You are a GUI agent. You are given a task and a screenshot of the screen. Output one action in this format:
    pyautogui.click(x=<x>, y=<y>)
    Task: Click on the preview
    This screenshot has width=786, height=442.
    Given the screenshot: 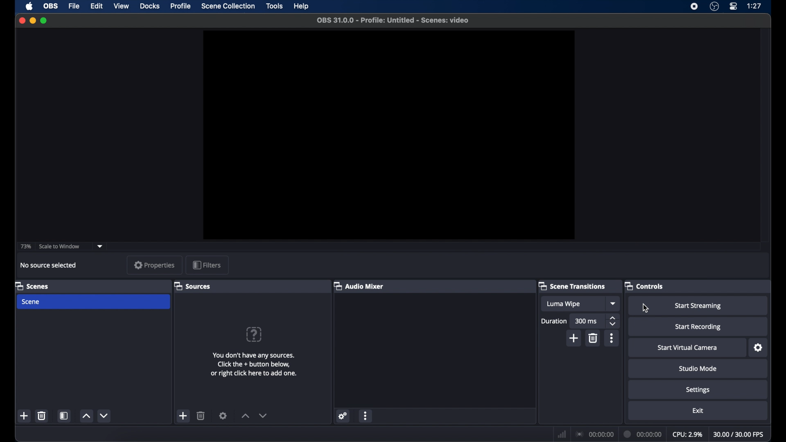 What is the action you would take?
    pyautogui.click(x=388, y=135)
    